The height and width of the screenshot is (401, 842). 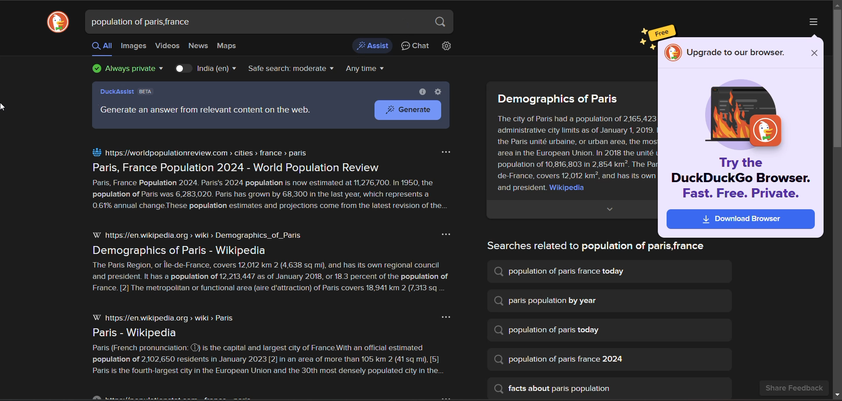 I want to click on safe search filter, so click(x=293, y=70).